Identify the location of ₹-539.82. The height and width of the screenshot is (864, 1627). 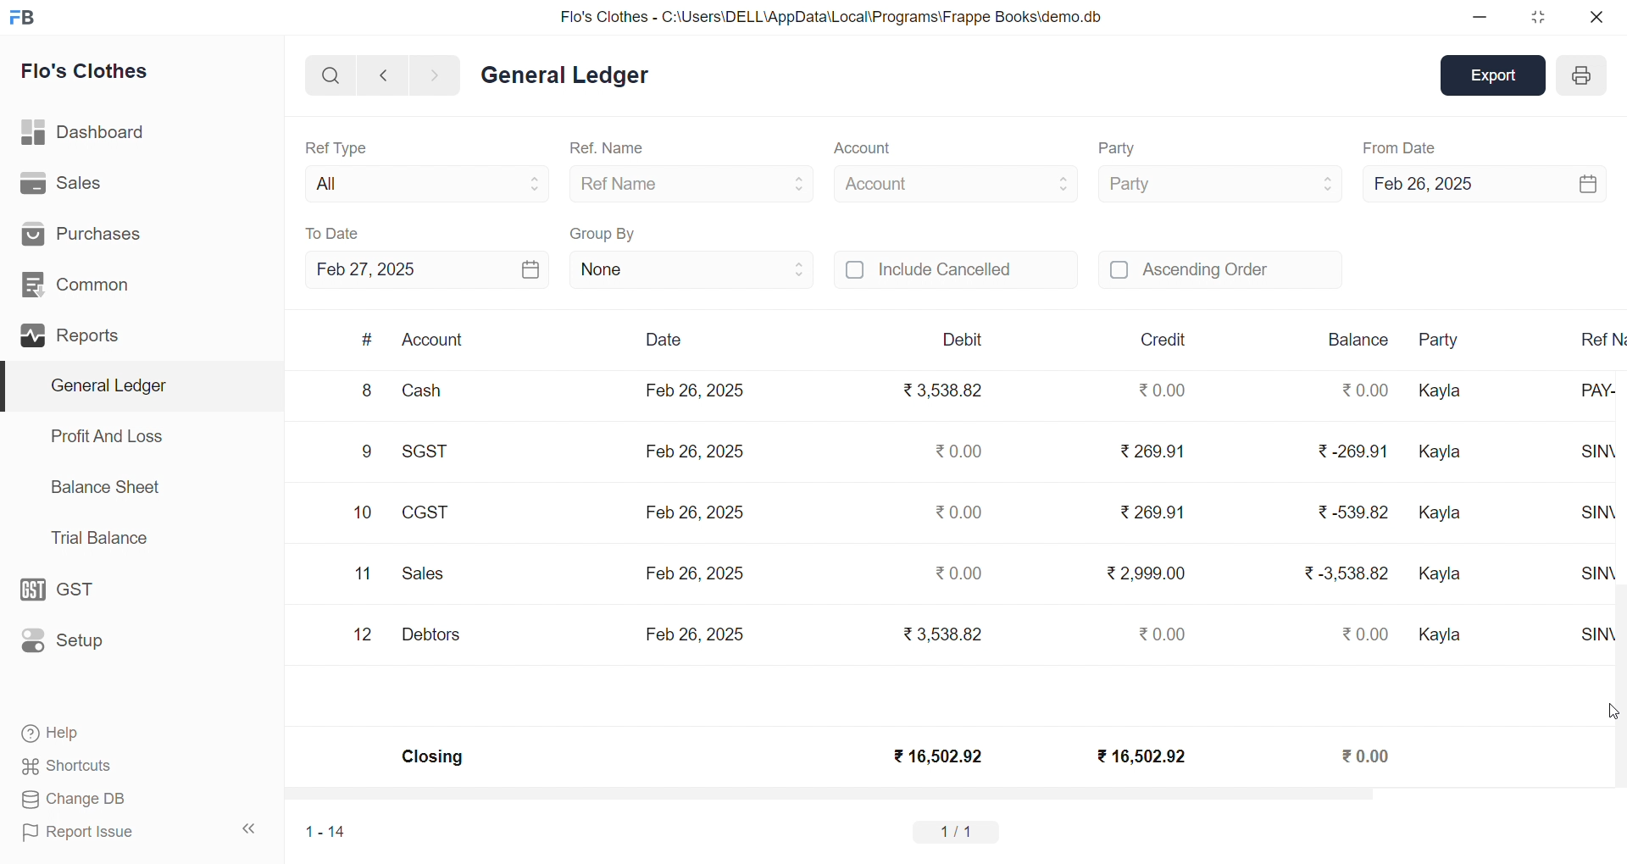
(1352, 515).